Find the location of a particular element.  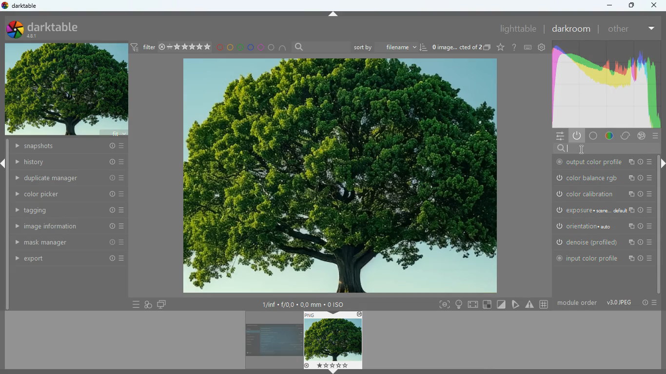

color calibration is located at coordinates (602, 193).